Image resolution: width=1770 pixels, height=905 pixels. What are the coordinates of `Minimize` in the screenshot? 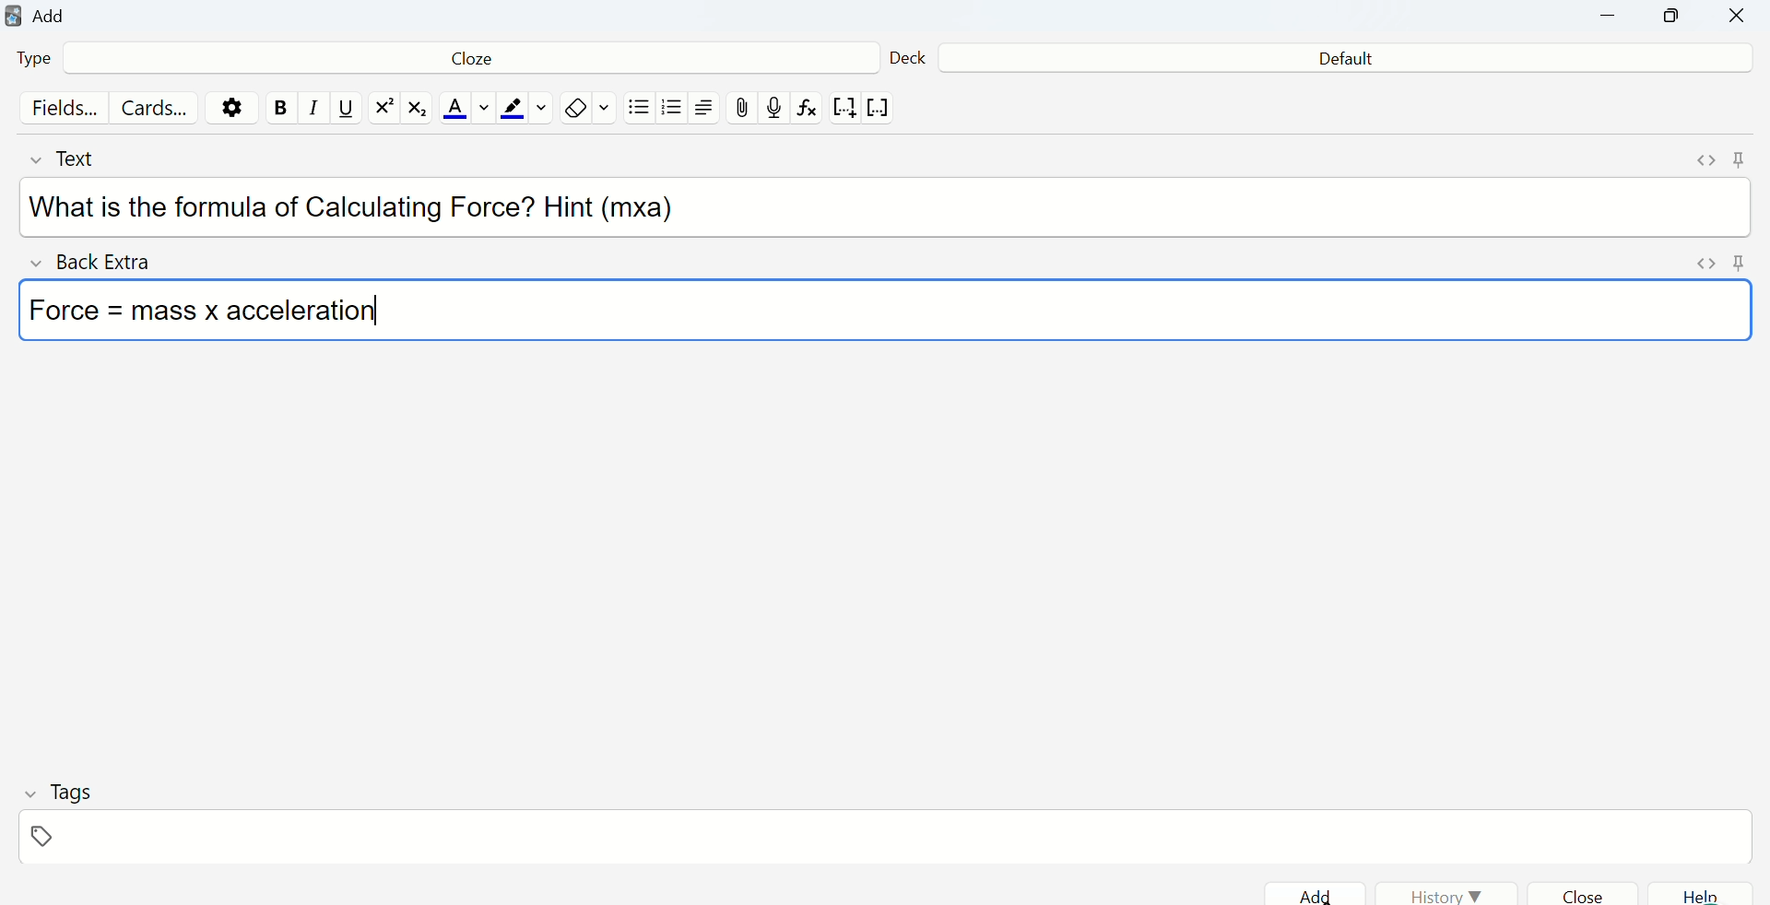 It's located at (1618, 19).